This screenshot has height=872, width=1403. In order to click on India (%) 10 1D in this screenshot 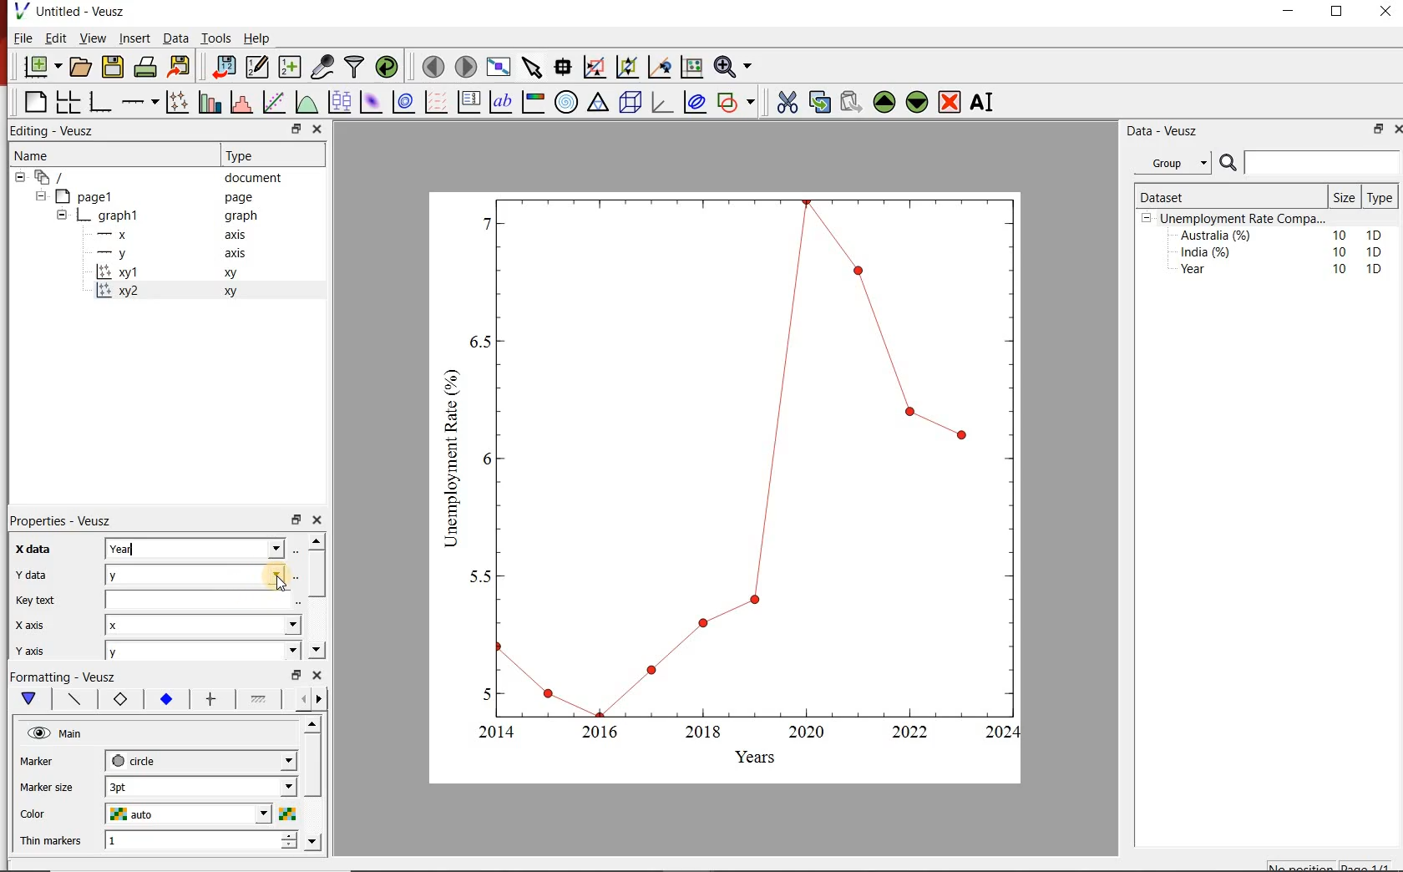, I will do `click(1283, 251)`.